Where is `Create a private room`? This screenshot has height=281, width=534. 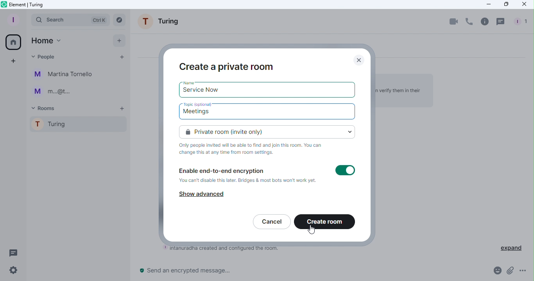 Create a private room is located at coordinates (228, 66).